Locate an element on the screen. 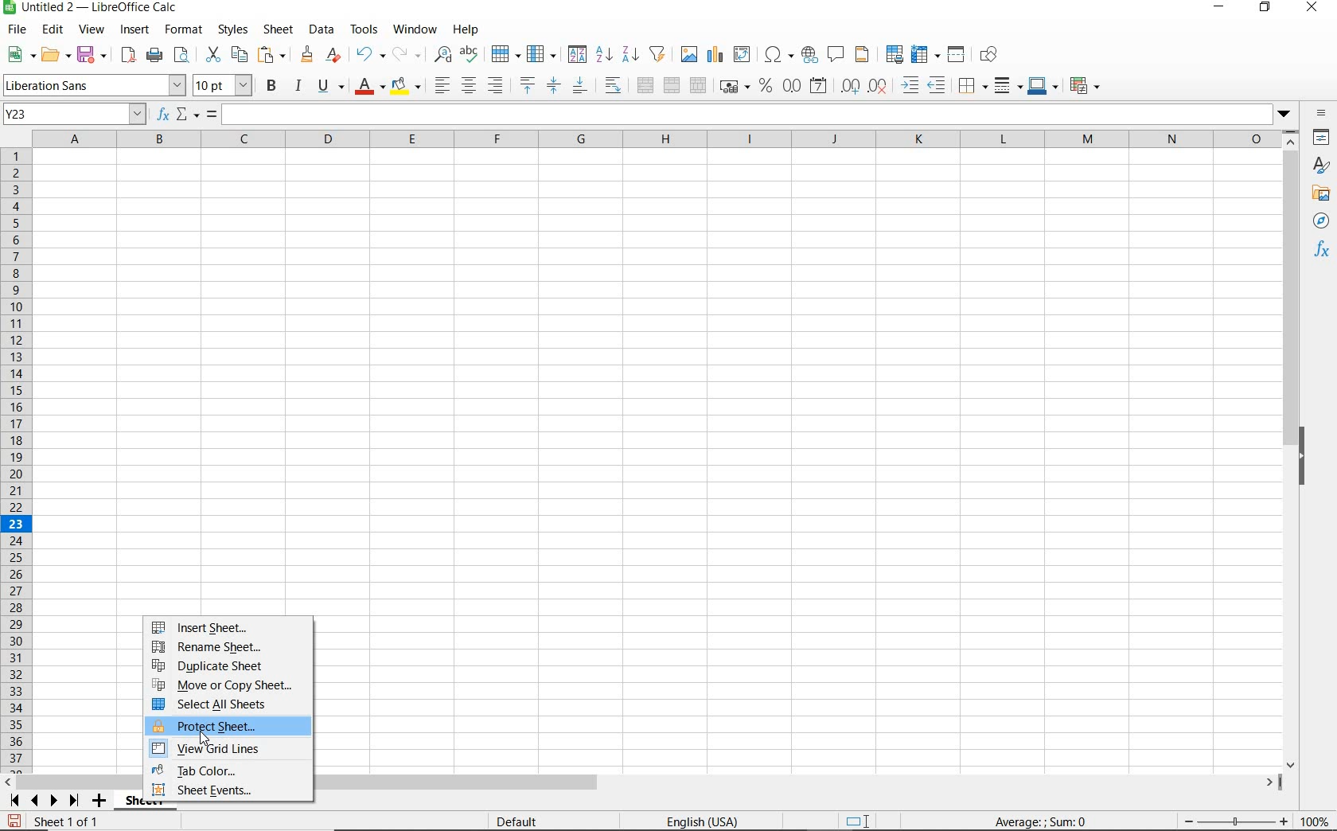 The height and width of the screenshot is (831, 1337). INCREASE INDENT is located at coordinates (910, 87).